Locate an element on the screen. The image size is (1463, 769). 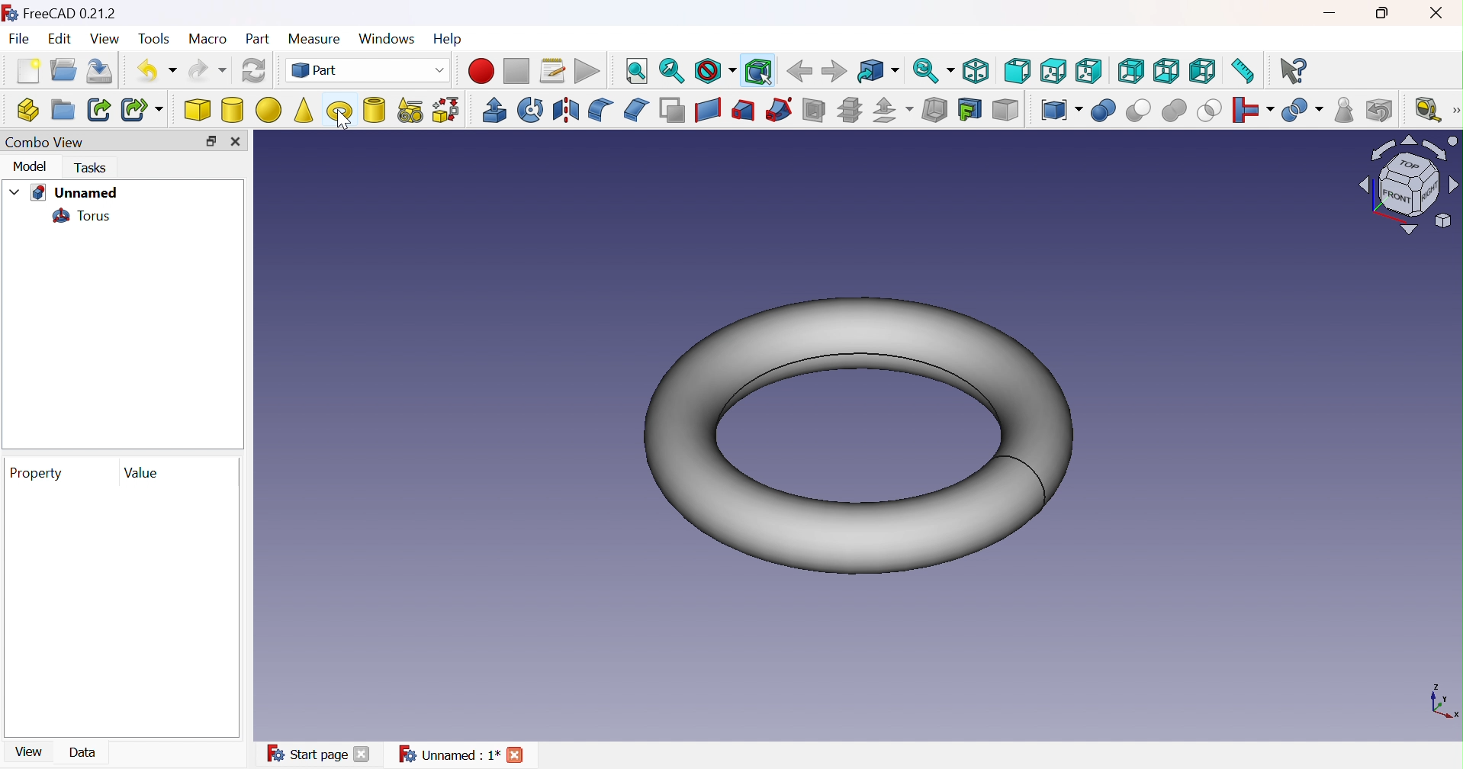
Cone is located at coordinates (304, 109).